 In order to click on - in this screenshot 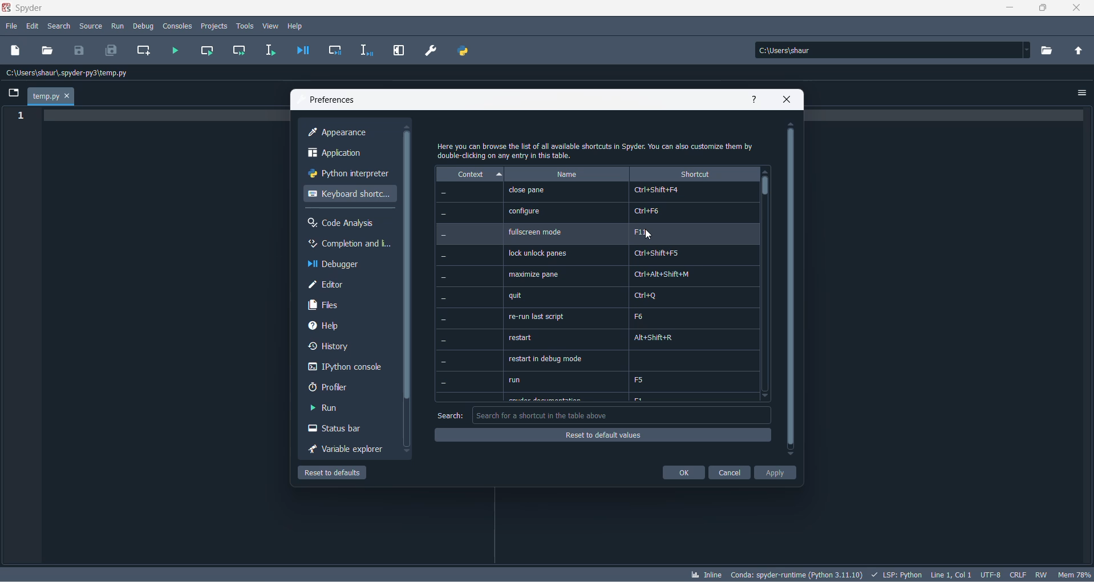, I will do `click(445, 341)`.